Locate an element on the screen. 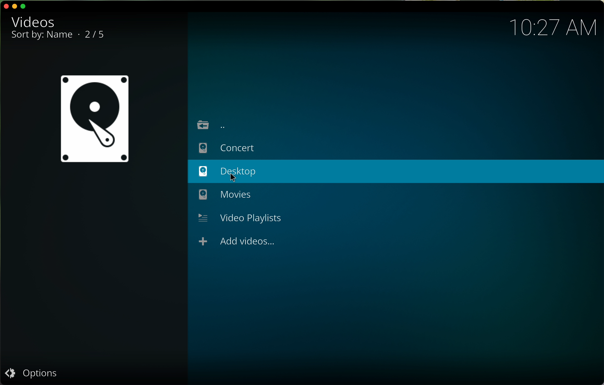 Image resolution: width=604 pixels, height=385 pixels. minimise is located at coordinates (15, 6).